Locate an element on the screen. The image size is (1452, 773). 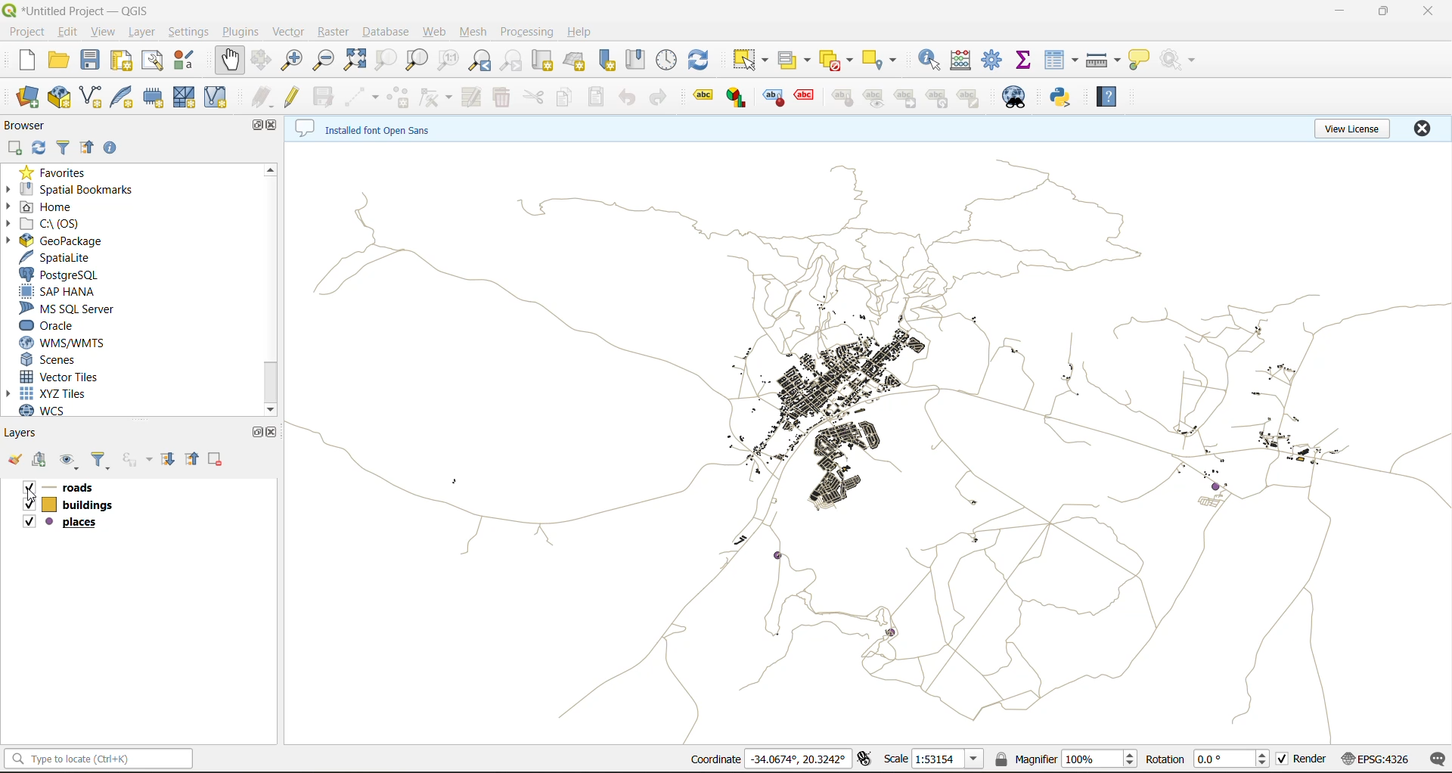
help is located at coordinates (582, 33).